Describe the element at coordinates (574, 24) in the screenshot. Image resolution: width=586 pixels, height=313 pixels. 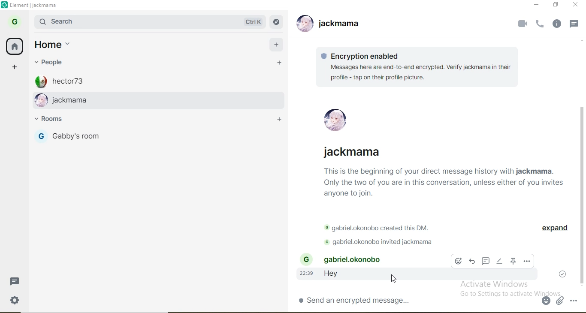
I see `message` at that location.